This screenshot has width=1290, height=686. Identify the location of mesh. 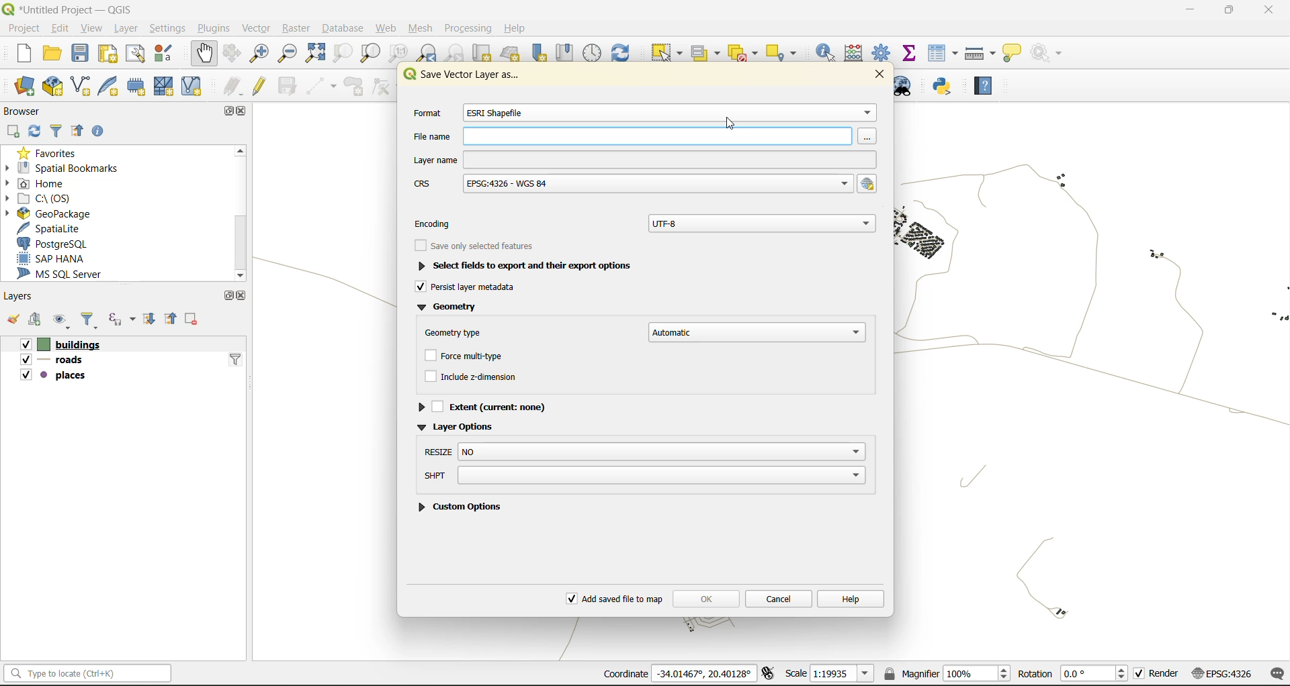
(421, 28).